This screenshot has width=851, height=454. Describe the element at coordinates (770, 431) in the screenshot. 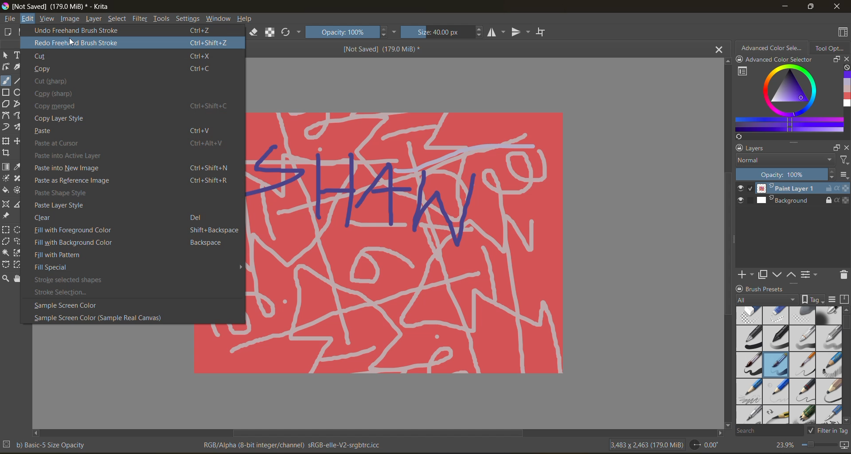

I see `search` at that location.